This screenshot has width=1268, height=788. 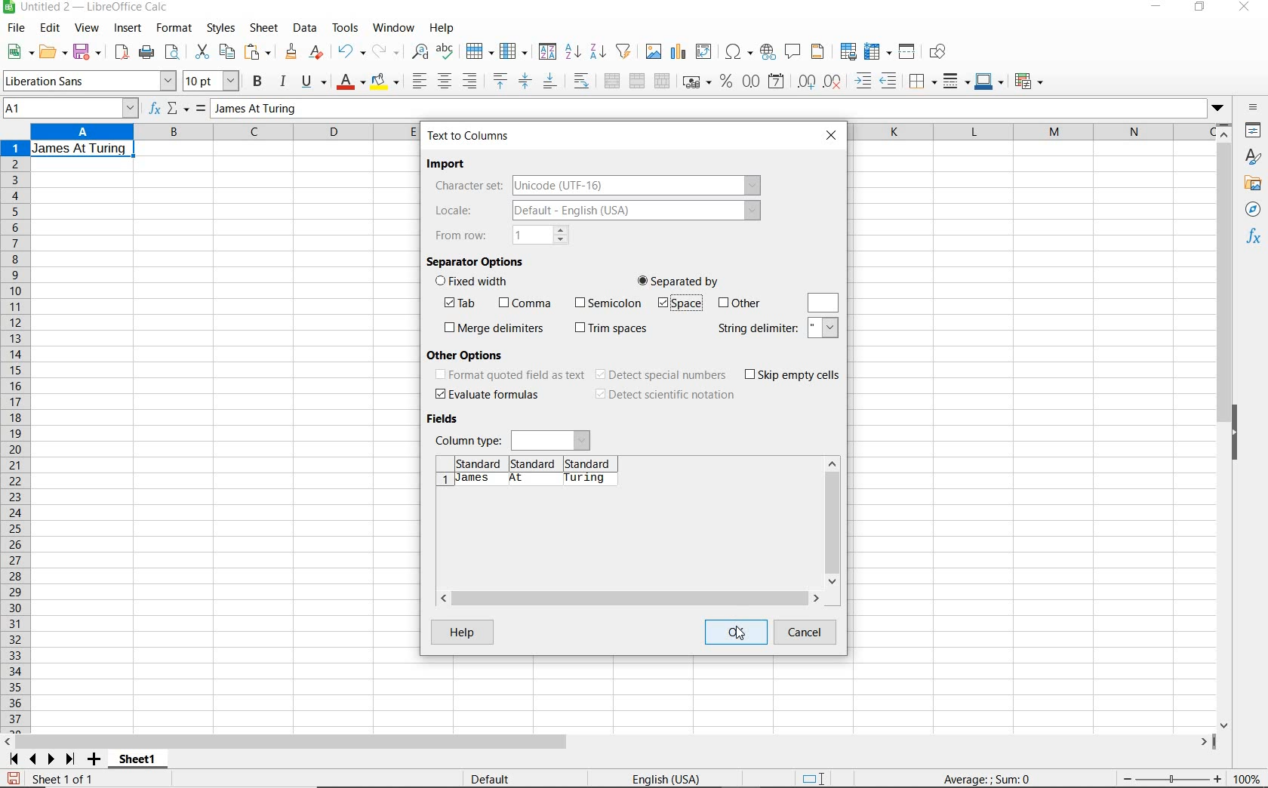 What do you see at coordinates (386, 51) in the screenshot?
I see `redo` at bounding box center [386, 51].